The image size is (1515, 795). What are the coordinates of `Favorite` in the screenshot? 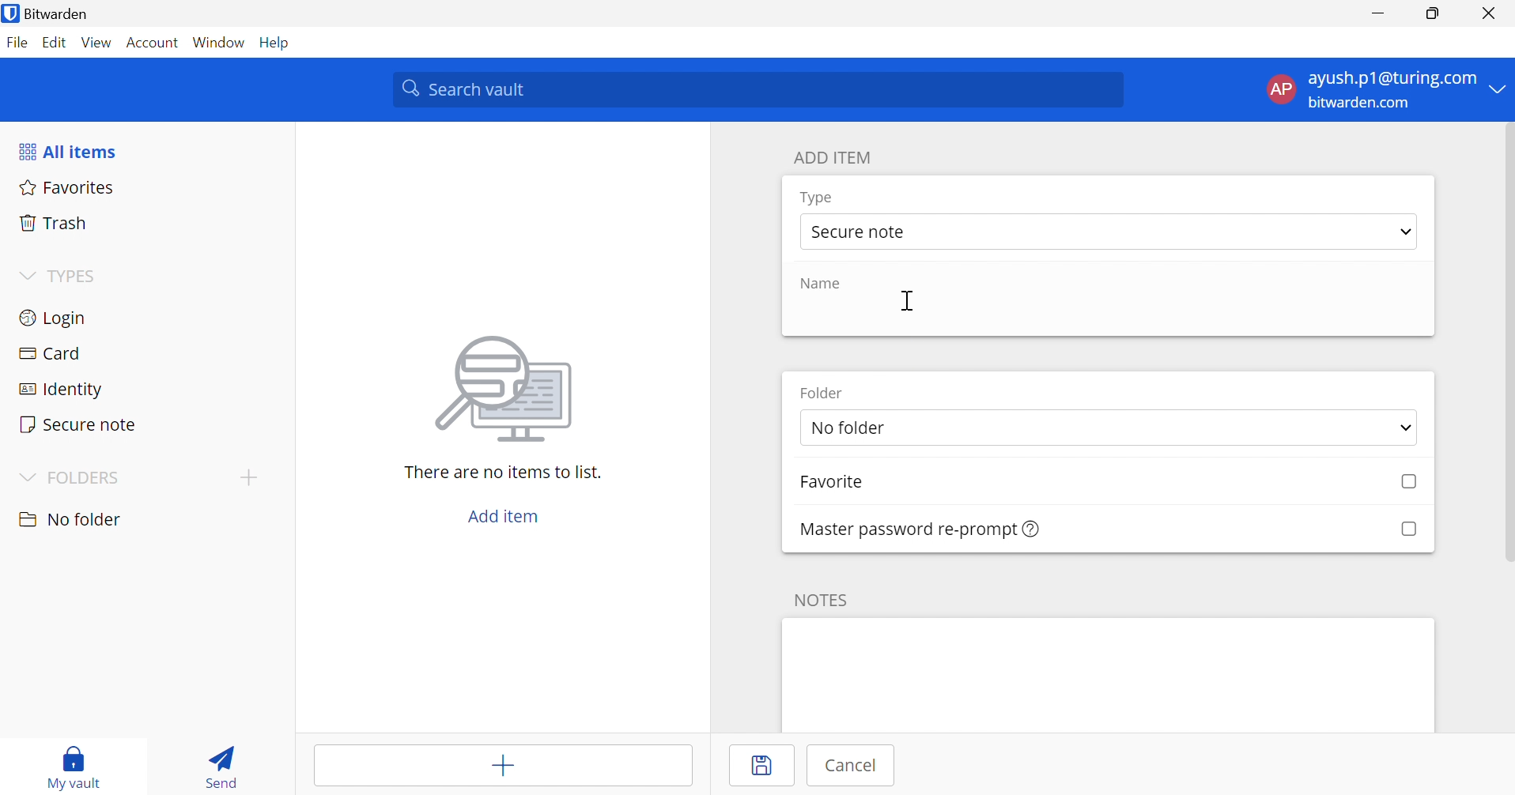 It's located at (848, 484).